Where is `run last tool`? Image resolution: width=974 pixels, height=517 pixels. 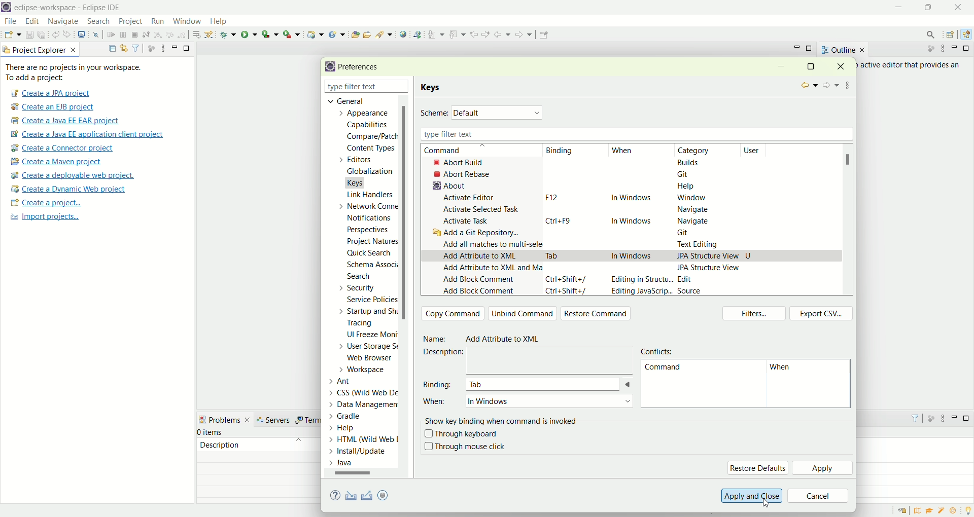
run last tool is located at coordinates (293, 34).